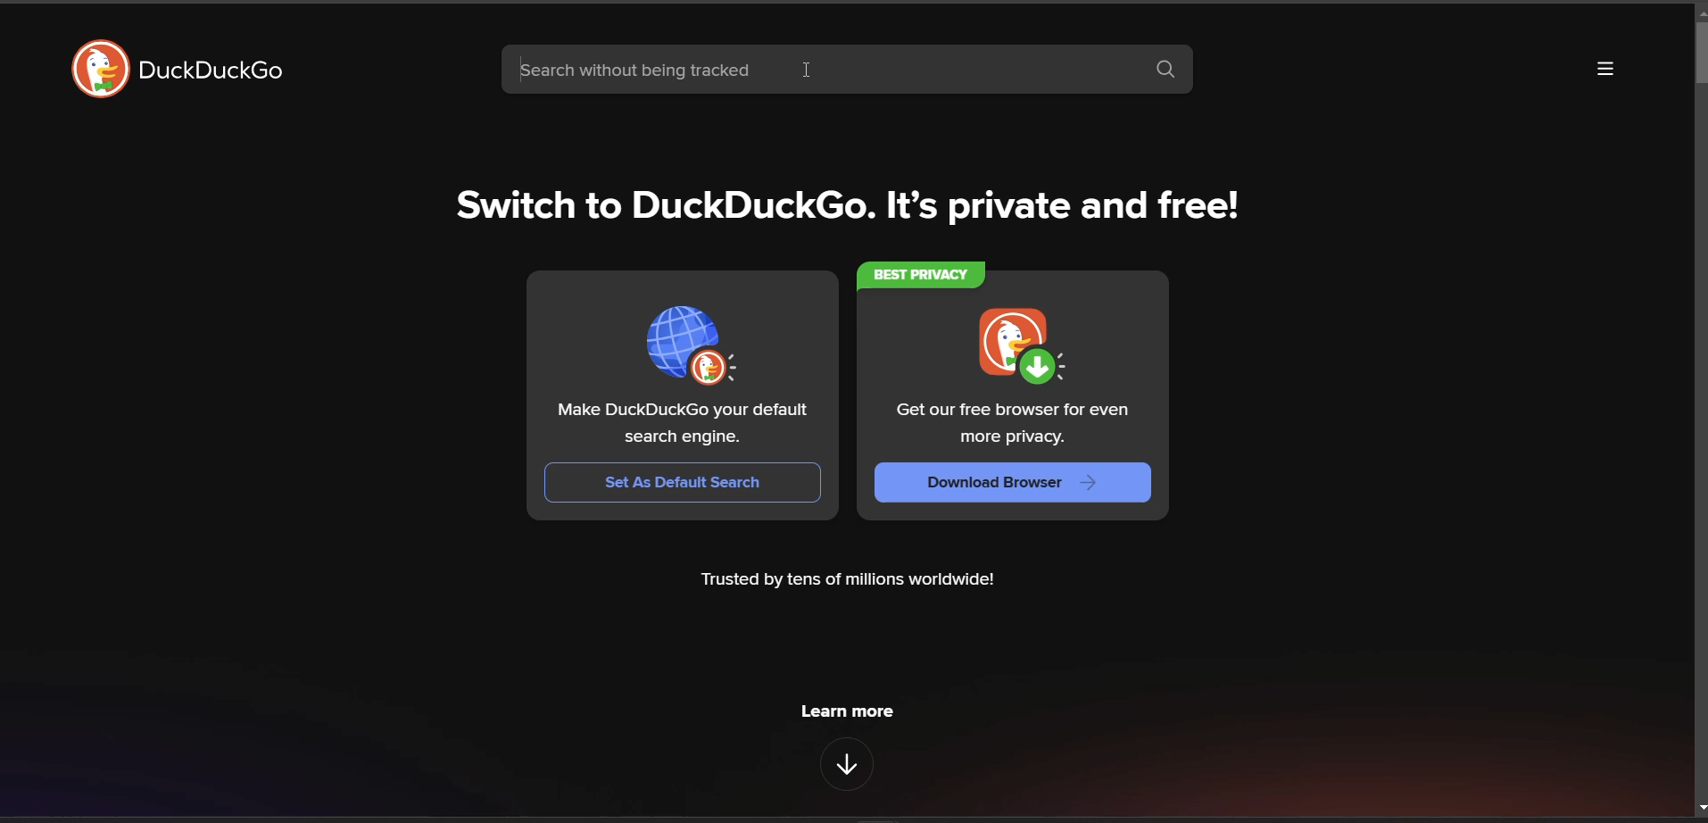 Image resolution: width=1708 pixels, height=823 pixels. What do you see at coordinates (813, 68) in the screenshot?
I see `cursor` at bounding box center [813, 68].